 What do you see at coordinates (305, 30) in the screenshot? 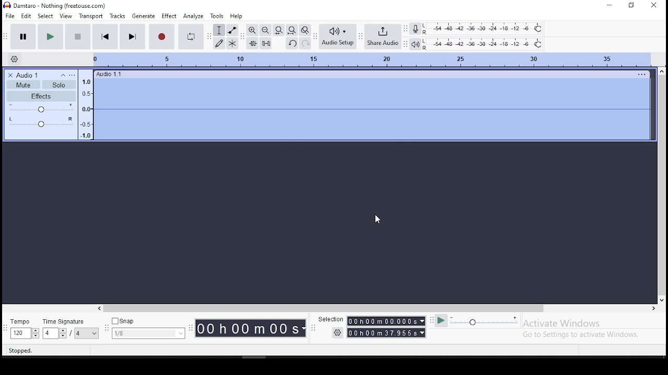
I see `zoom toggle` at bounding box center [305, 30].